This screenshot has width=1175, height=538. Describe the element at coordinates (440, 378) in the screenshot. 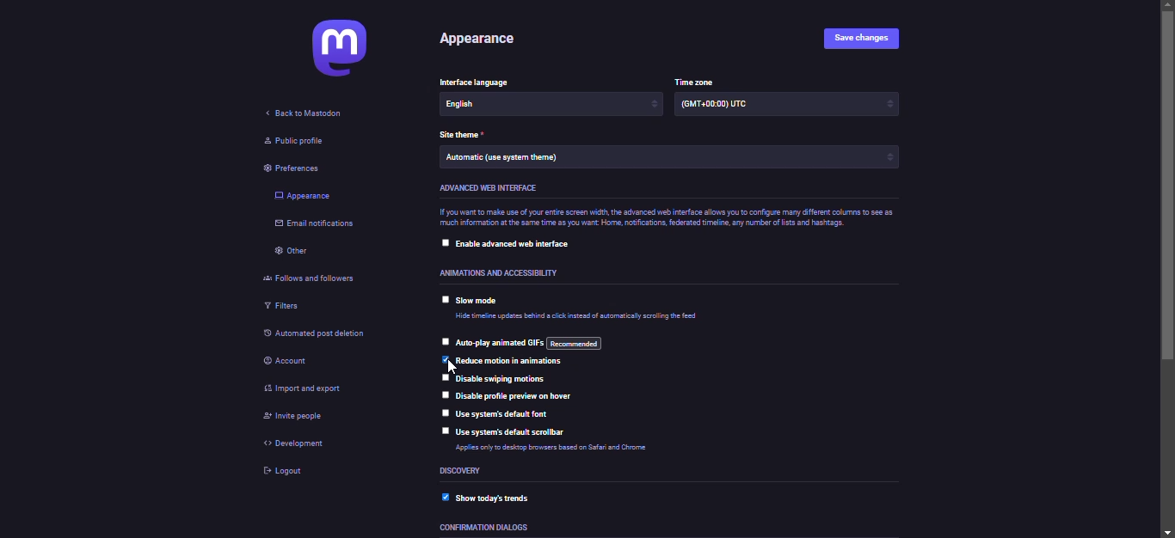

I see `click to select` at that location.